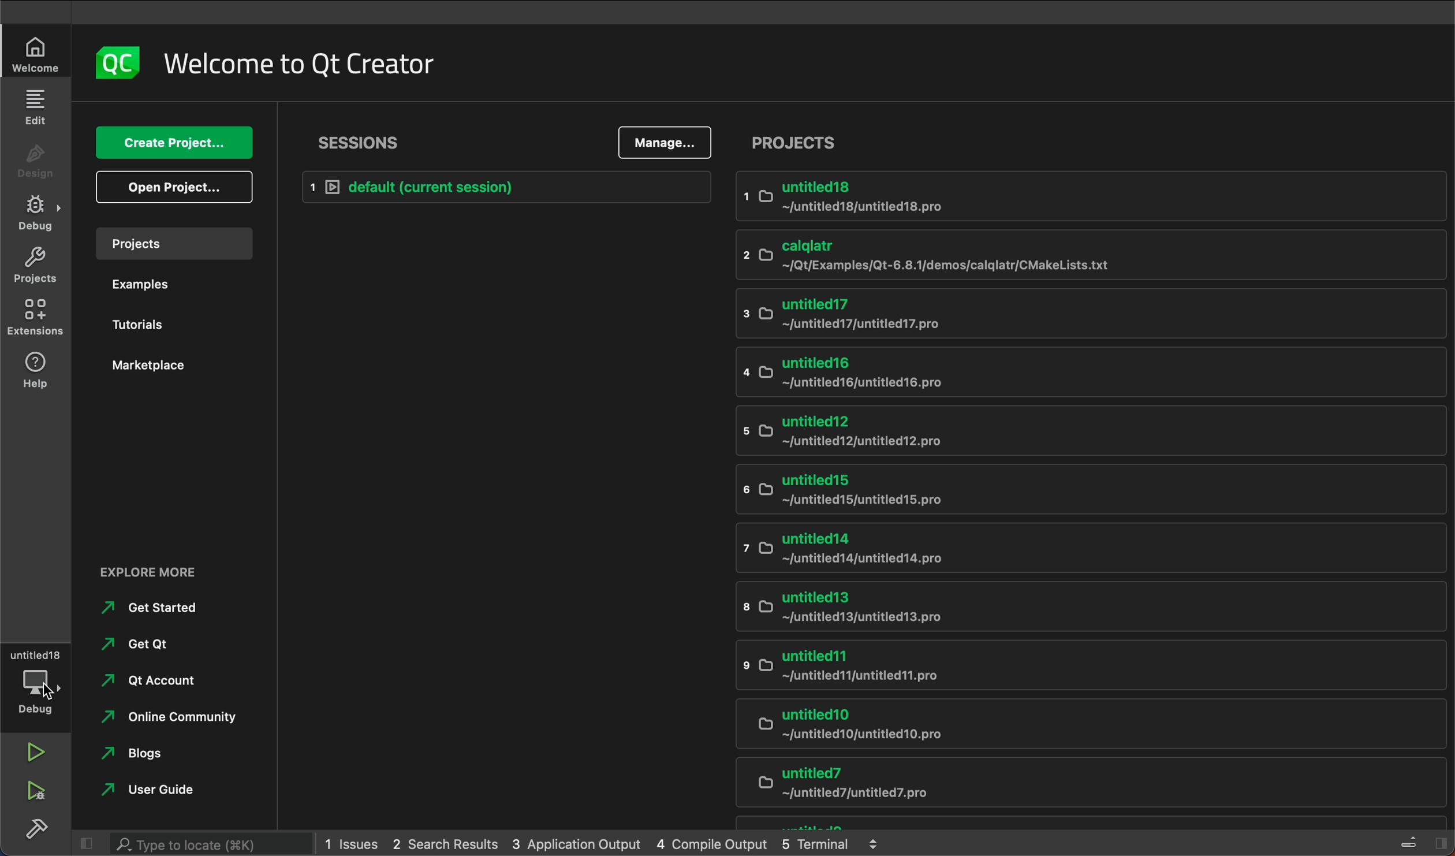 The width and height of the screenshot is (1455, 856). What do you see at coordinates (170, 188) in the screenshot?
I see `open` at bounding box center [170, 188].